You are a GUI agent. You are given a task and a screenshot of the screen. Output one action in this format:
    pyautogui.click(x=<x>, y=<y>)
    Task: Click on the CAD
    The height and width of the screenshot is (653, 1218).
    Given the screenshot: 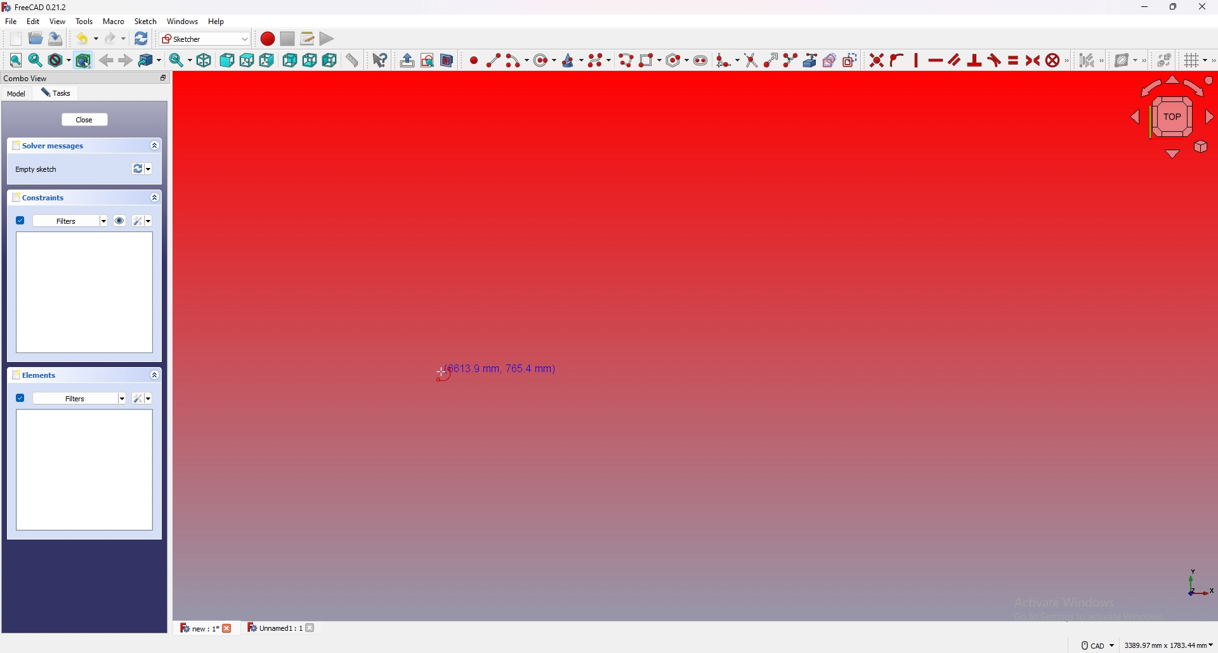 What is the action you would take?
    pyautogui.click(x=1096, y=645)
    